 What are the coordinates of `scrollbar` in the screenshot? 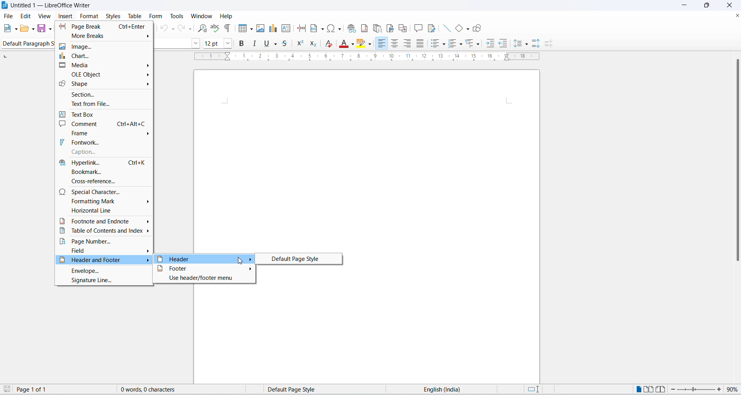 It's located at (736, 162).